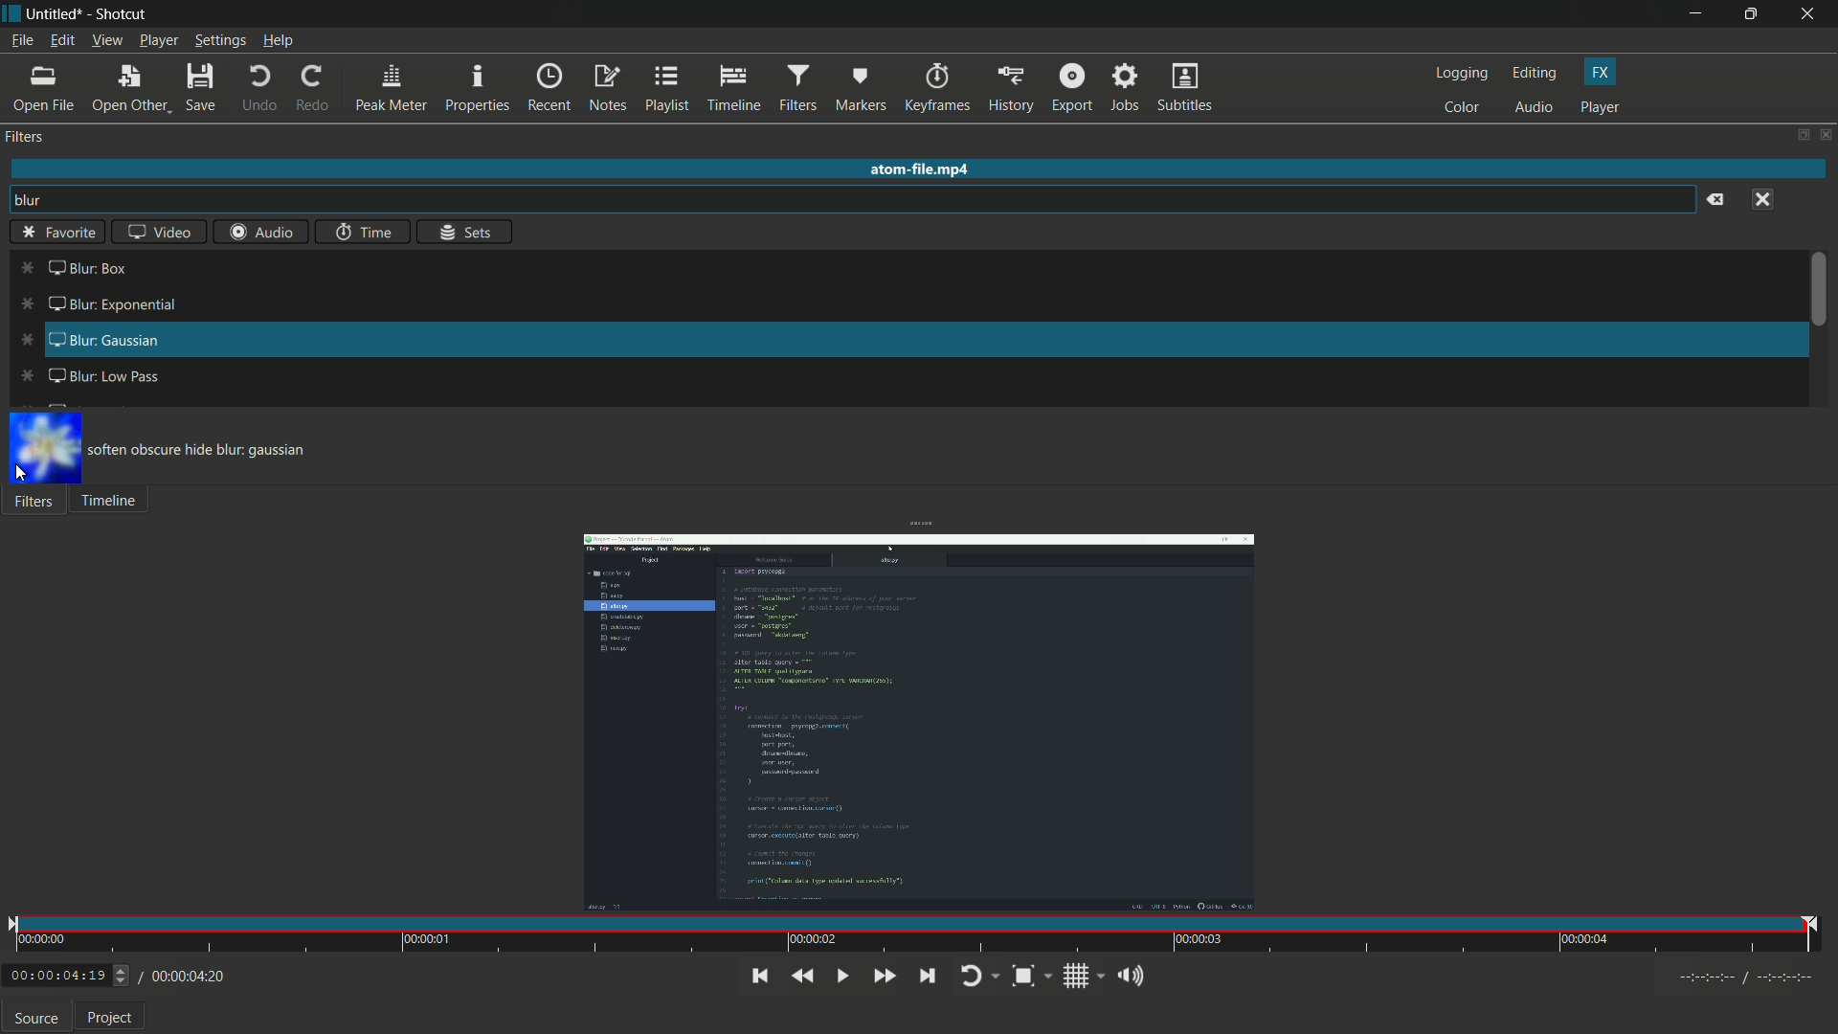 The width and height of the screenshot is (1838, 1034). I want to click on logging, so click(1462, 73).